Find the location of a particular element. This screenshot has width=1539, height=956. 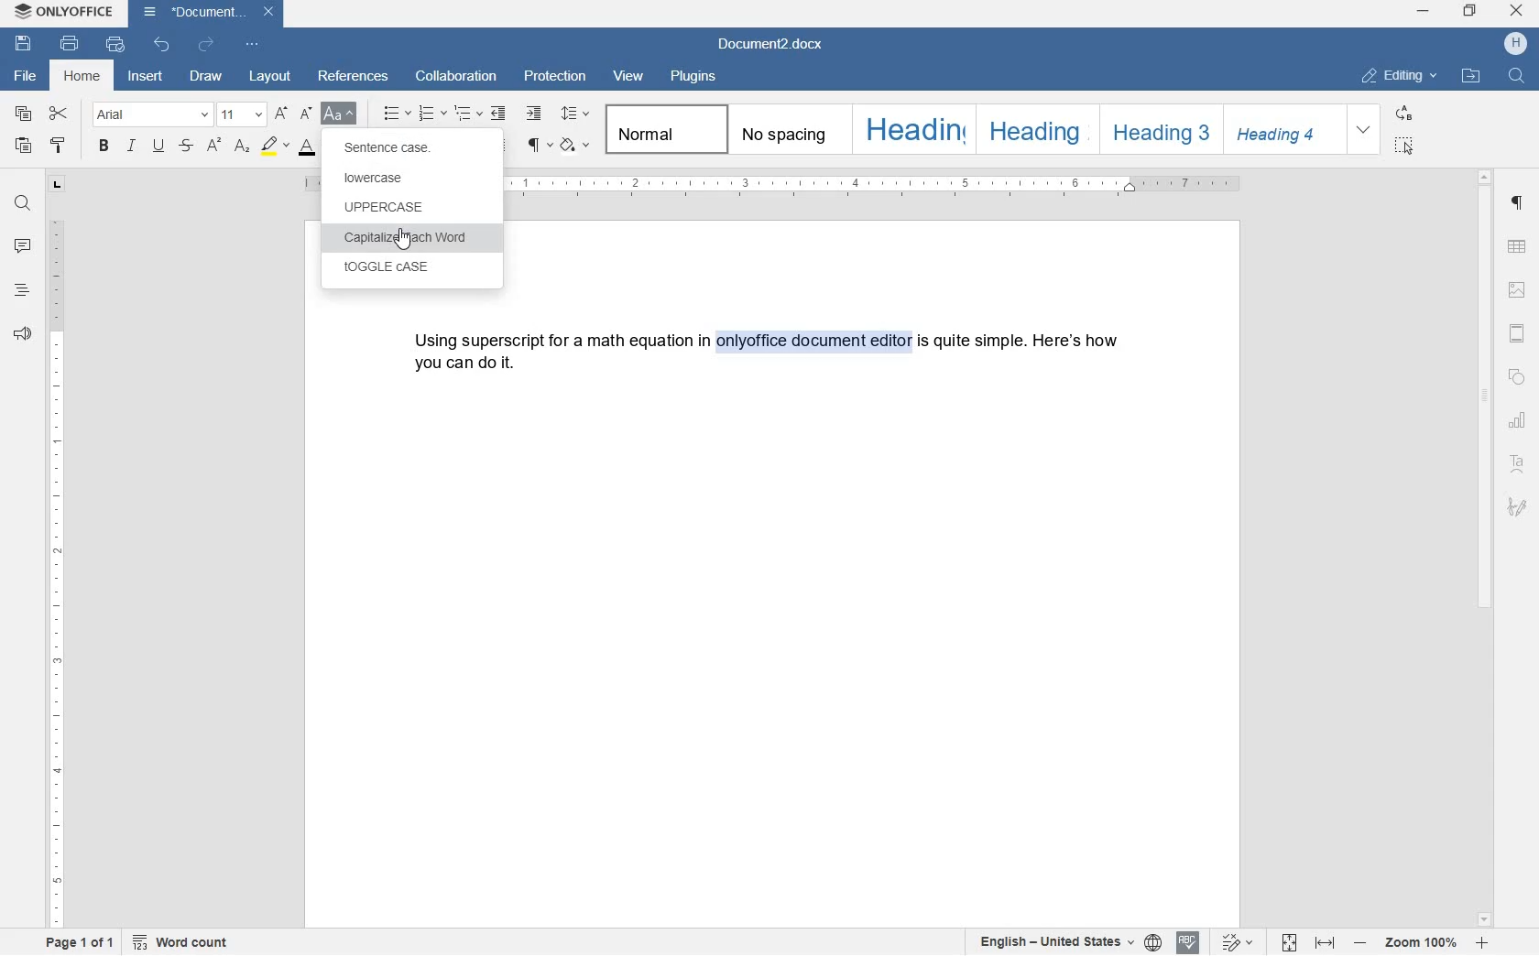

word count is located at coordinates (185, 942).